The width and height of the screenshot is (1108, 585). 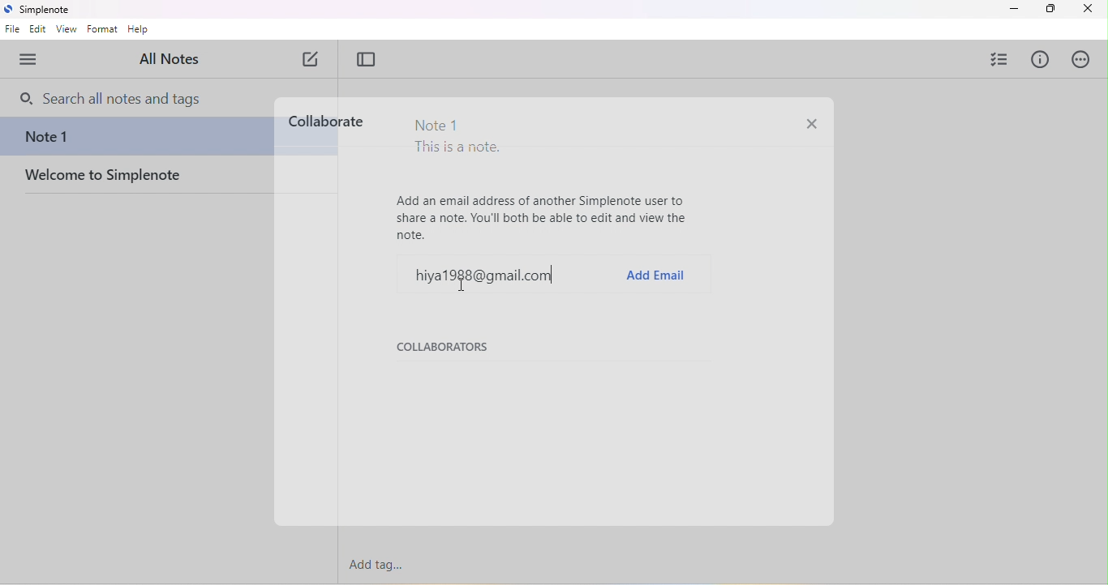 I want to click on add email, so click(x=655, y=275).